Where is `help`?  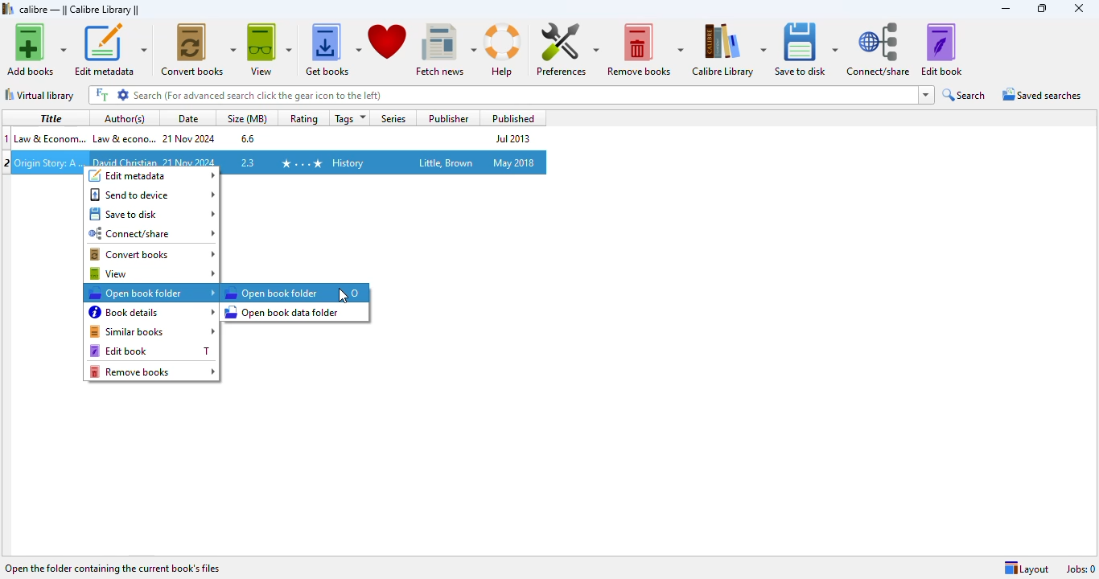 help is located at coordinates (503, 50).